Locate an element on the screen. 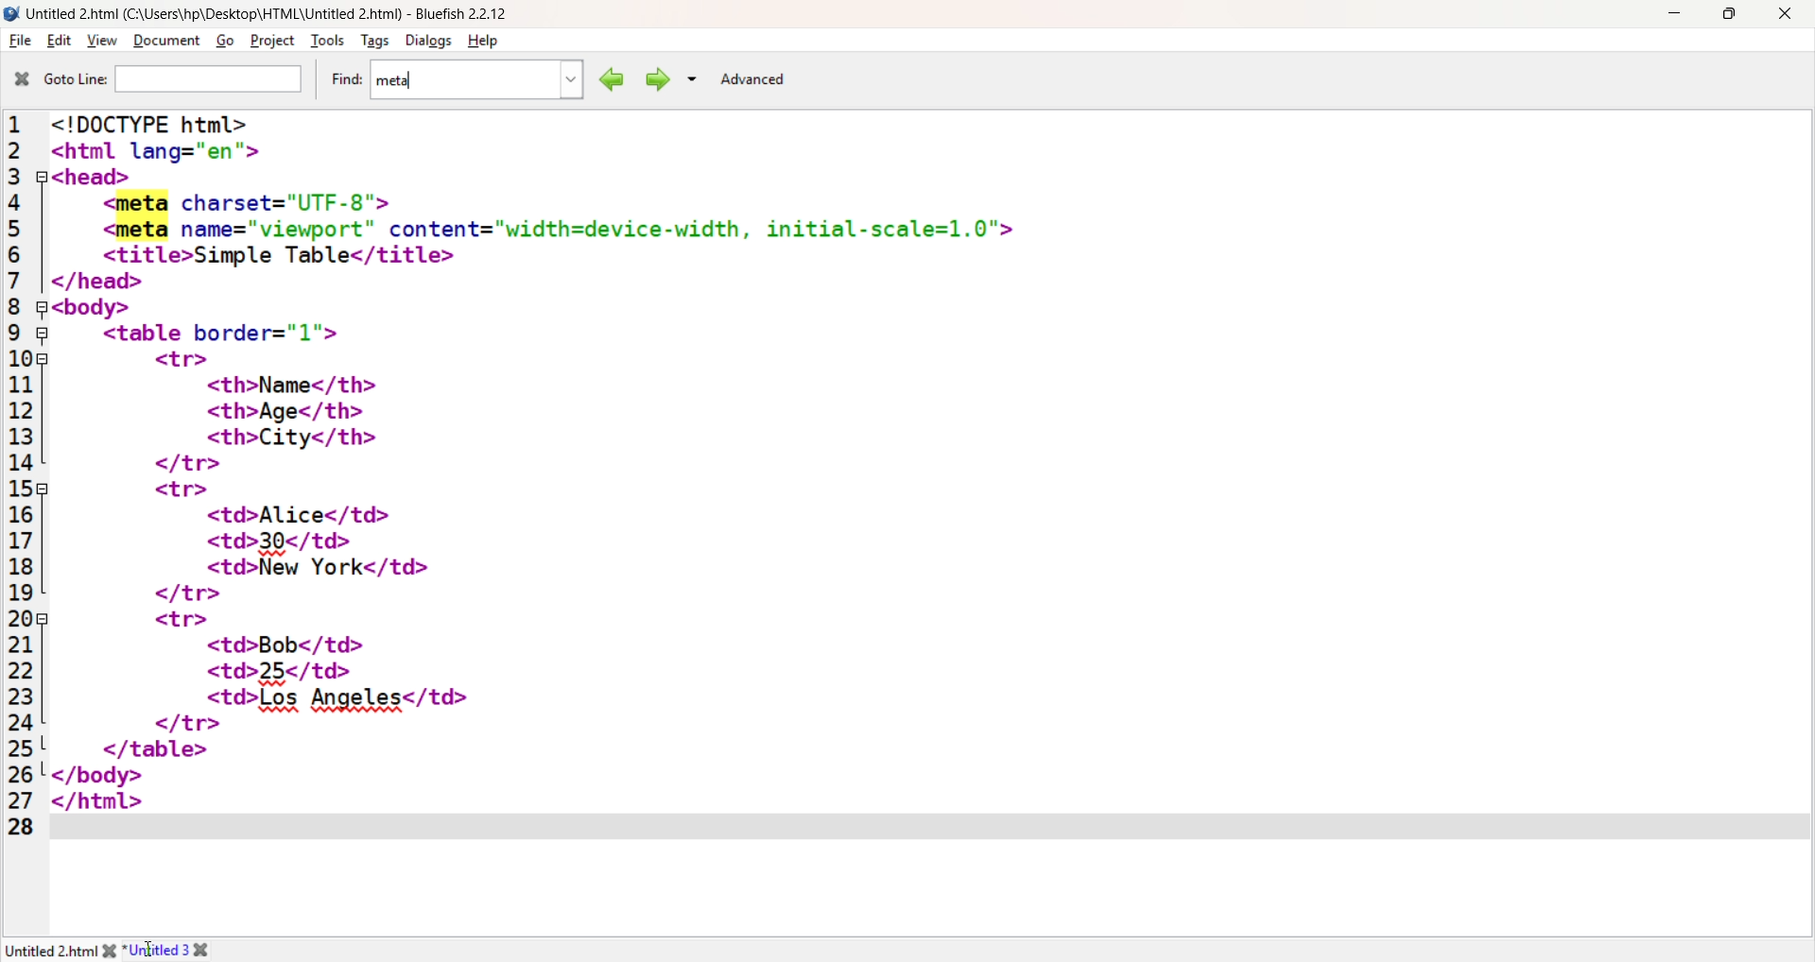  Line Numbers is located at coordinates (22, 477).